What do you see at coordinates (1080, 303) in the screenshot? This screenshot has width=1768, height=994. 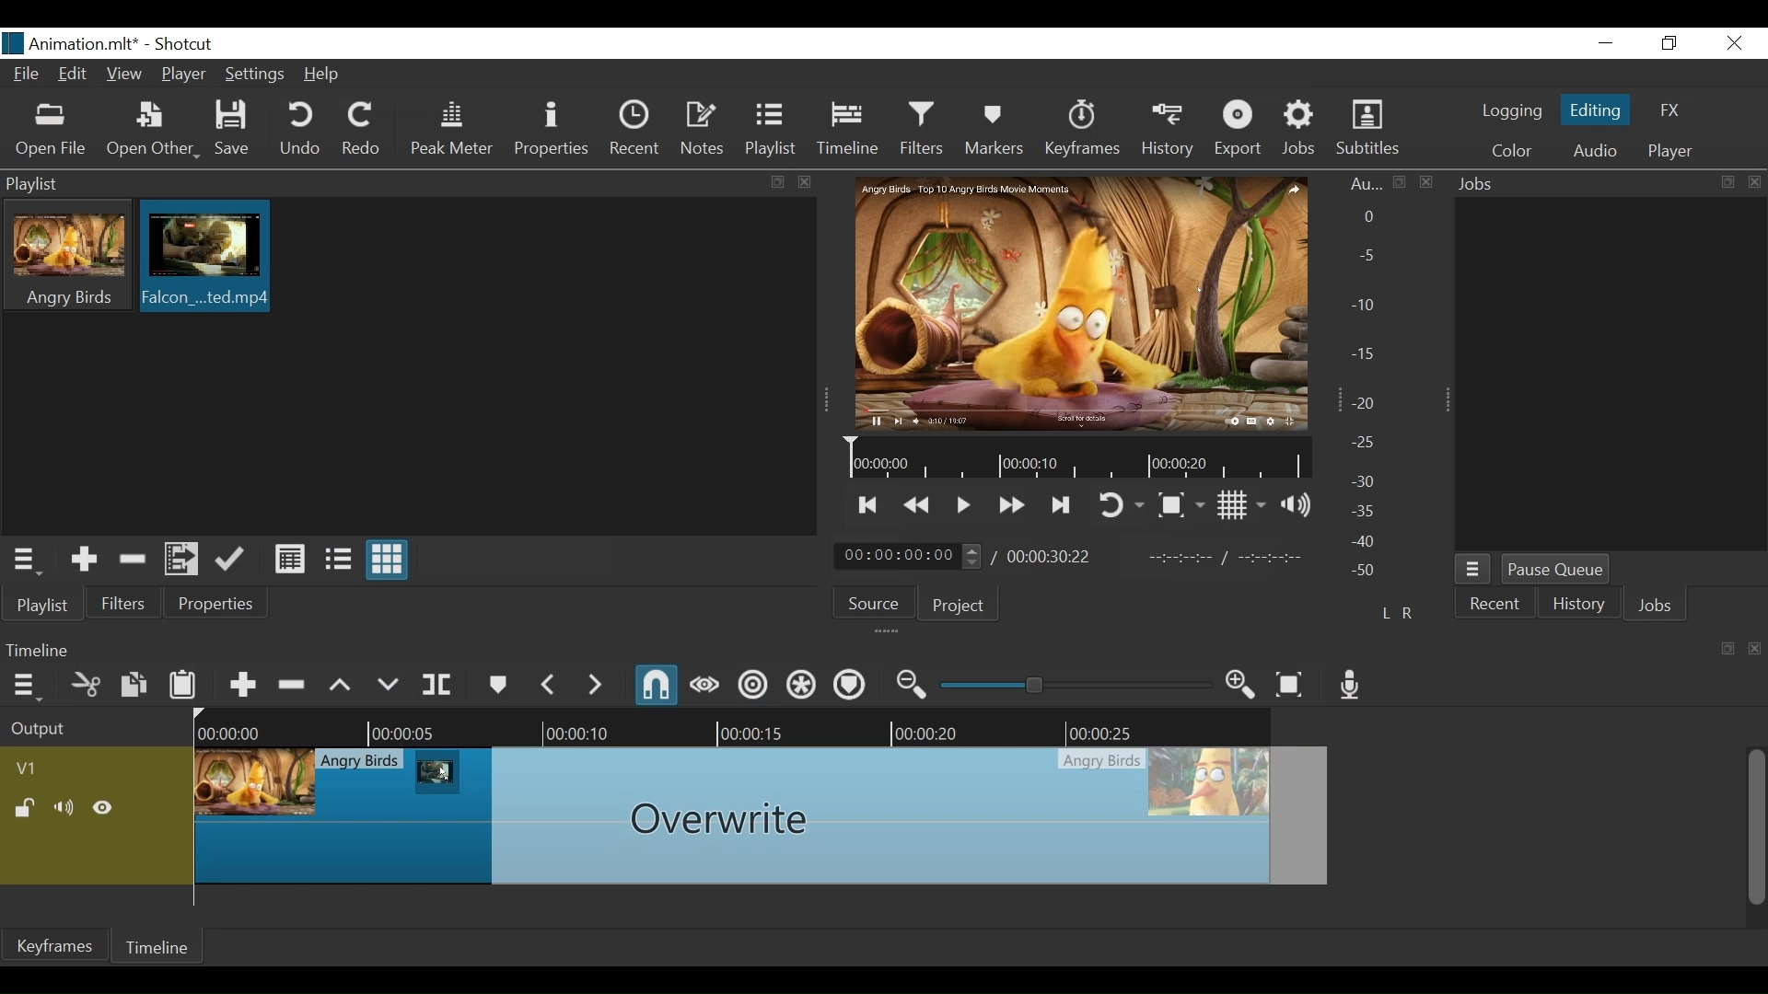 I see `Media Viewer` at bounding box center [1080, 303].